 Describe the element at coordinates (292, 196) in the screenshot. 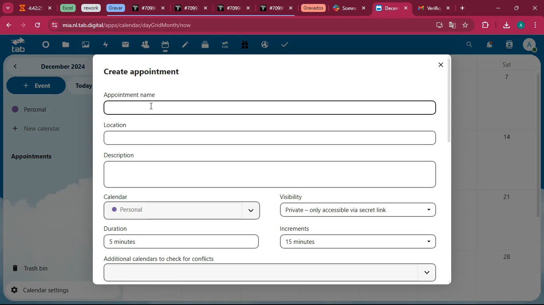

I see `visibility` at that location.